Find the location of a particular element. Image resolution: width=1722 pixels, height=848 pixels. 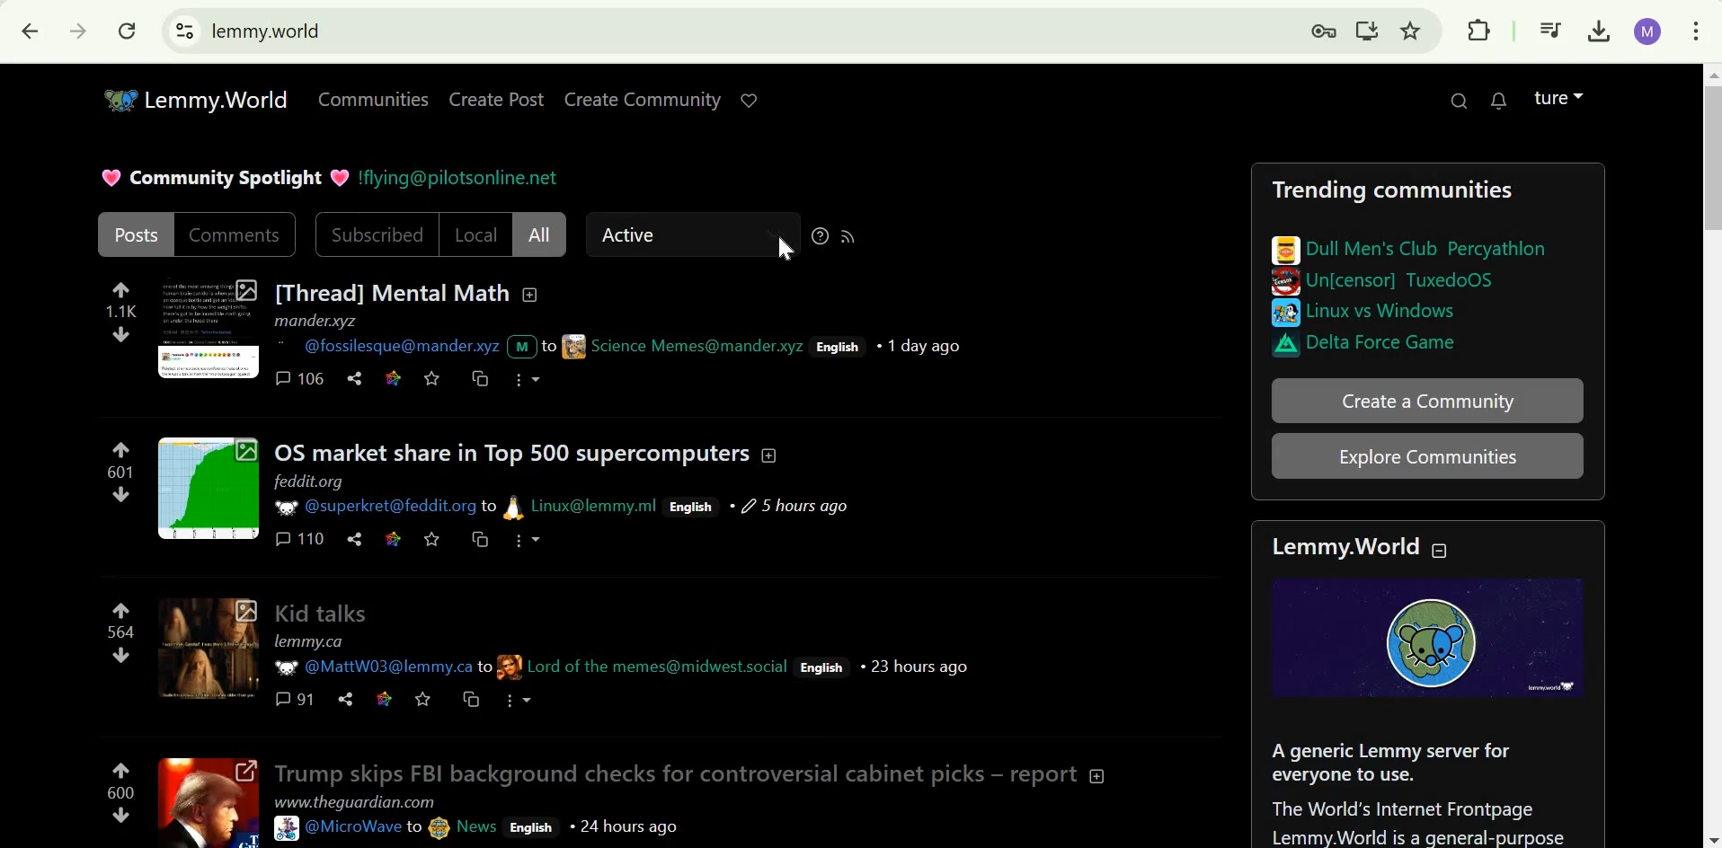

downvote is located at coordinates (120, 814).